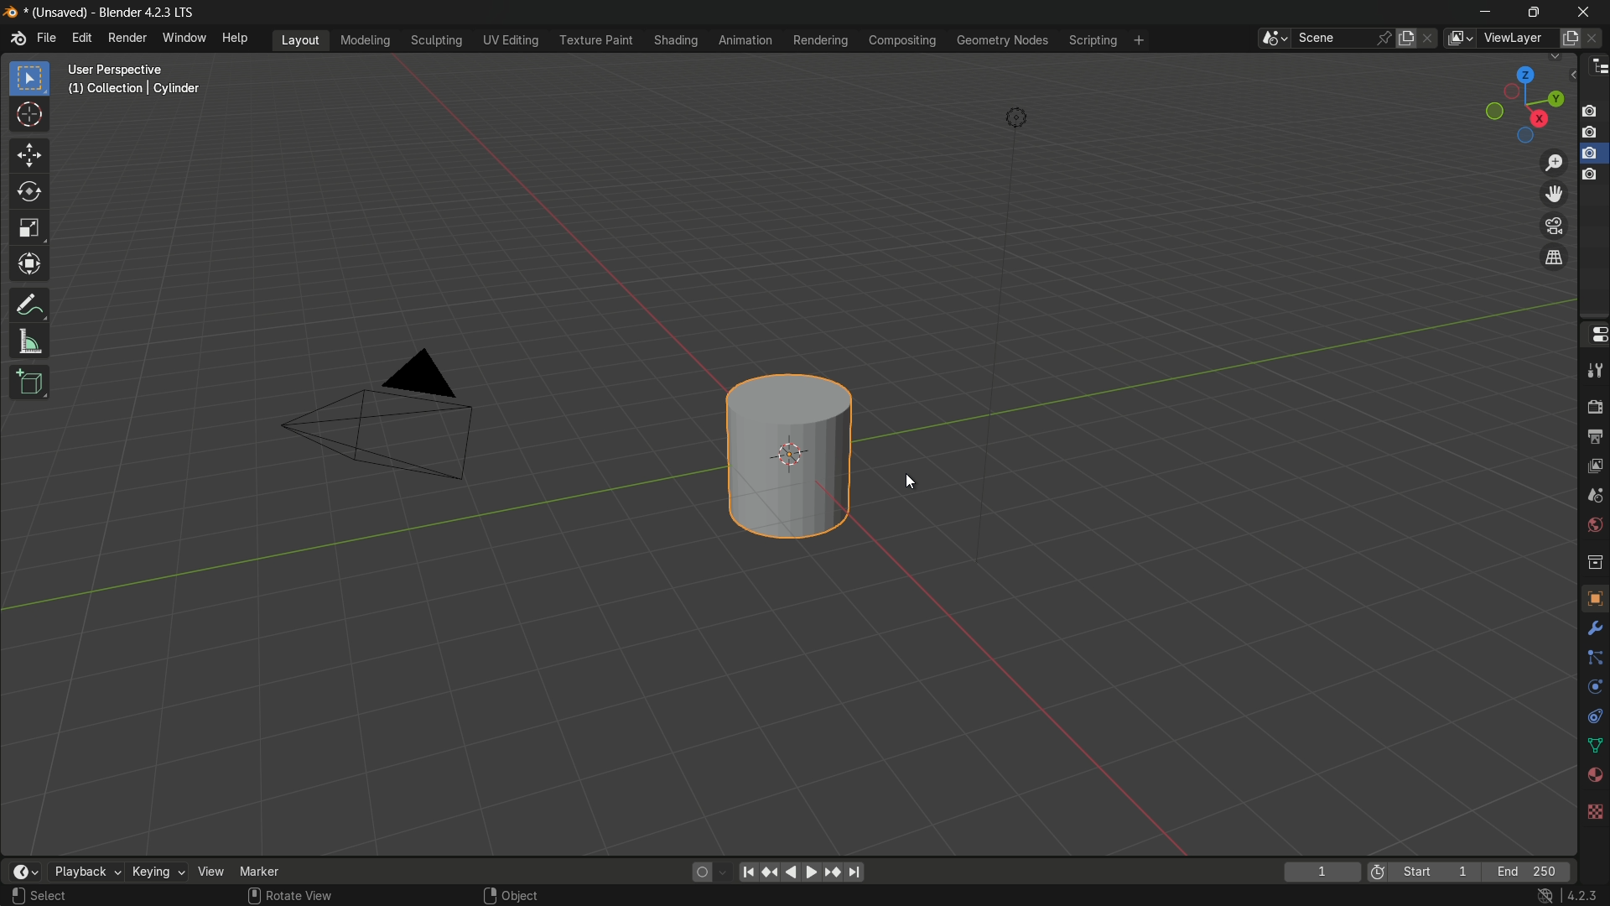  What do you see at coordinates (1594, 496) in the screenshot?
I see `scenes` at bounding box center [1594, 496].